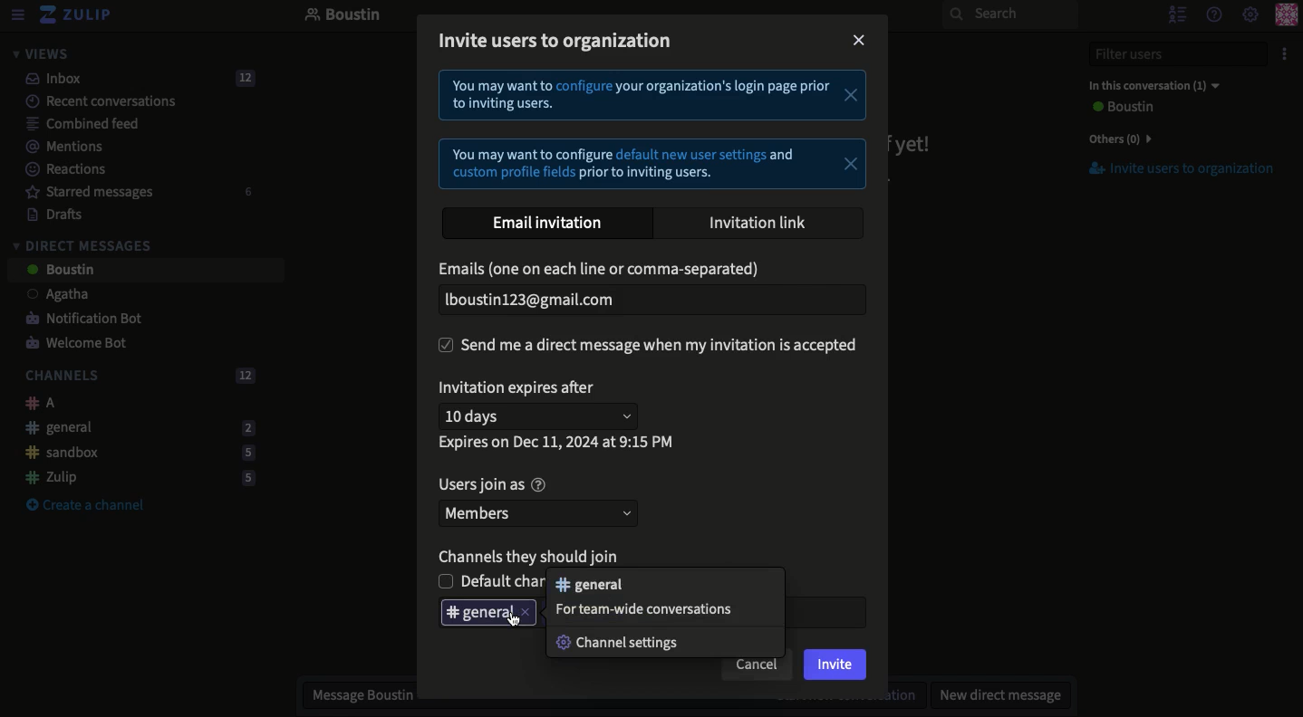  I want to click on cursor, so click(517, 624).